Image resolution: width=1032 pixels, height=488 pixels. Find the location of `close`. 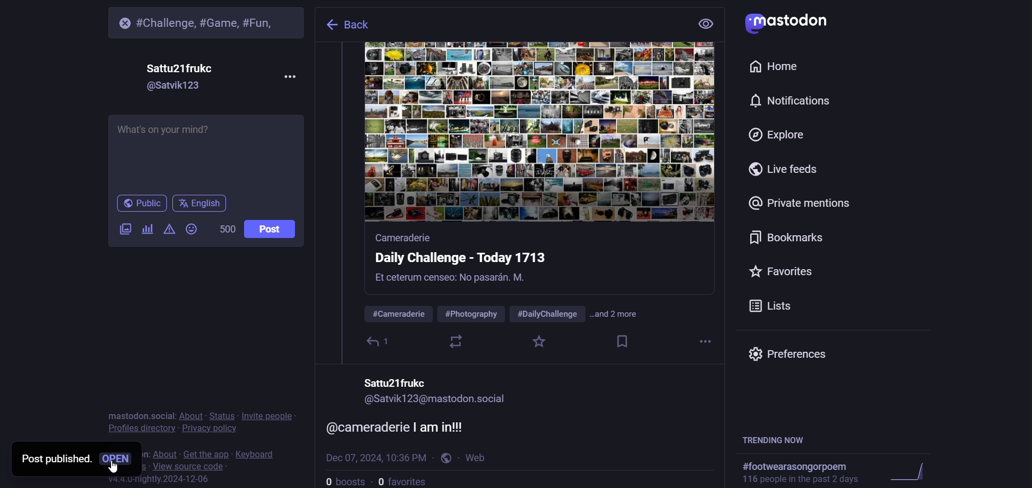

close is located at coordinates (119, 22).